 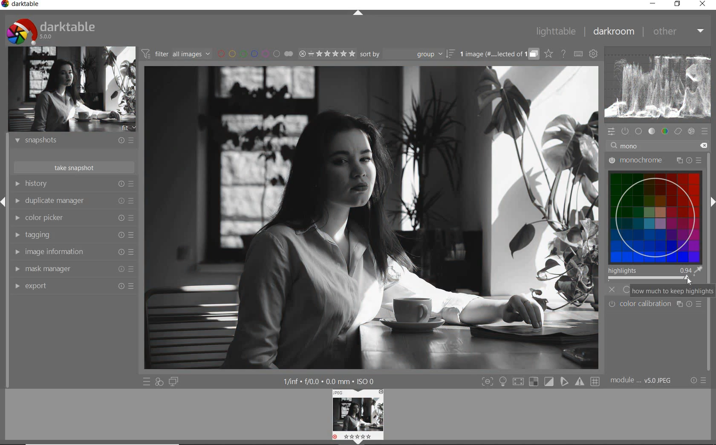 I want to click on pick color from image, so click(x=698, y=271).